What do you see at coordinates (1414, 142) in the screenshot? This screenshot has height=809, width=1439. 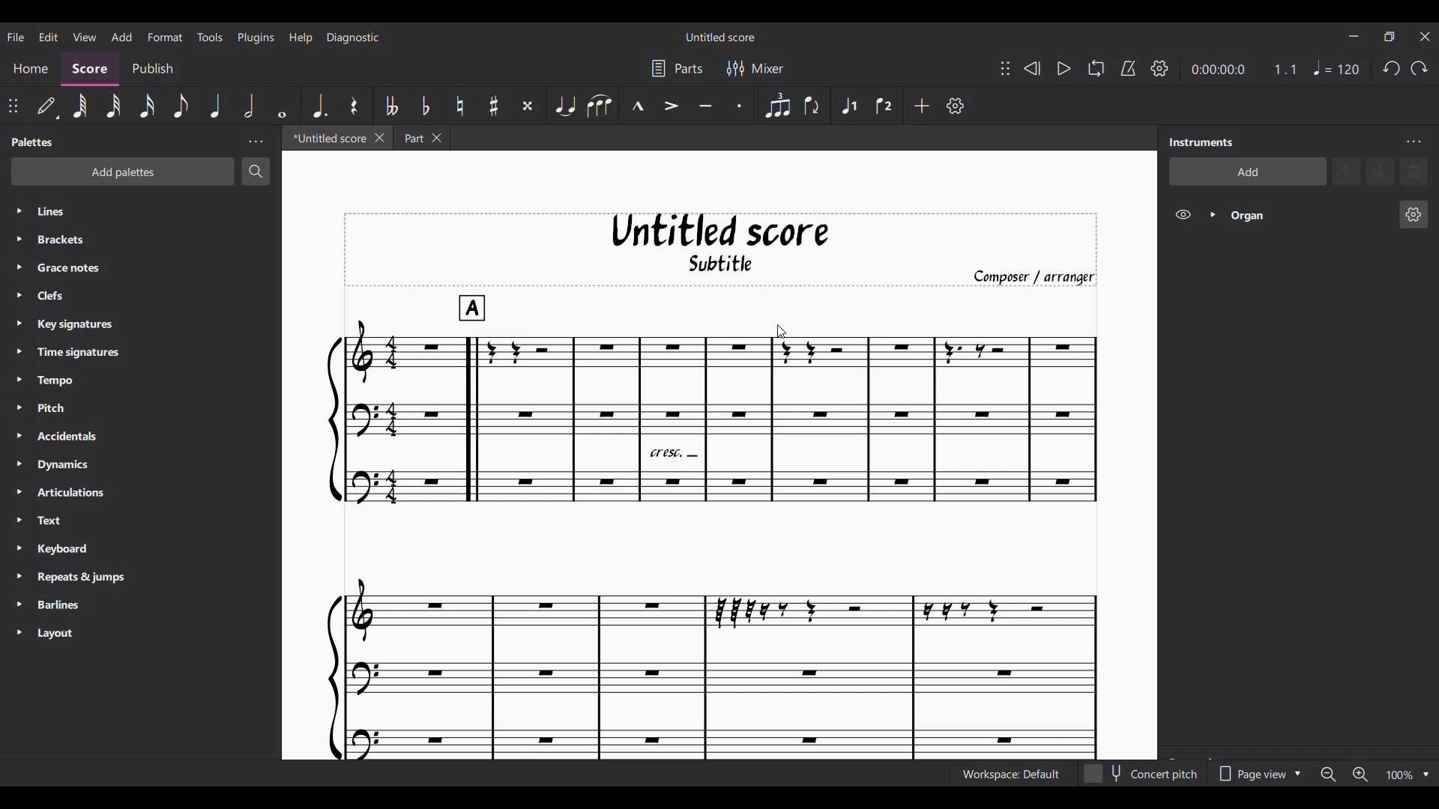 I see `Instrument panel settings` at bounding box center [1414, 142].